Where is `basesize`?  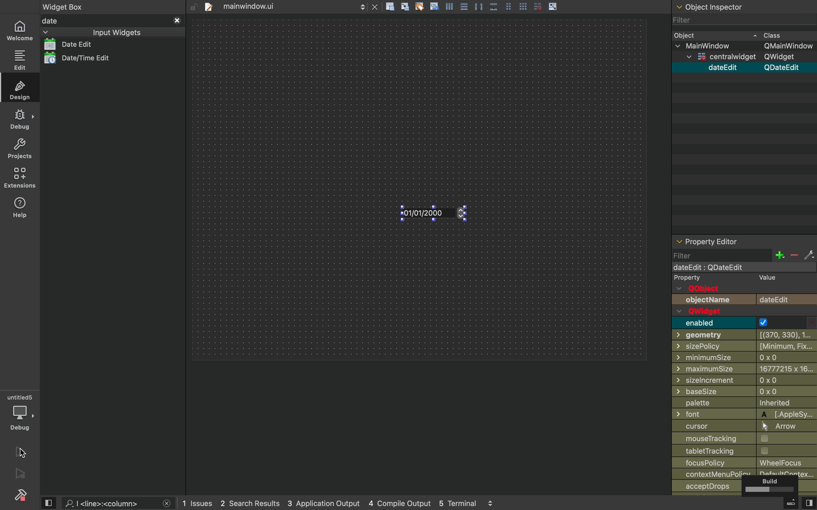 basesize is located at coordinates (741, 392).